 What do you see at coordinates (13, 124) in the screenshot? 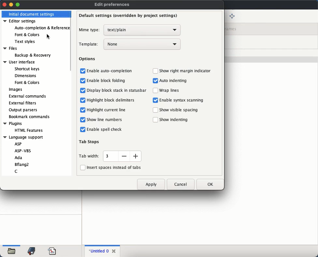
I see `plugins` at bounding box center [13, 124].